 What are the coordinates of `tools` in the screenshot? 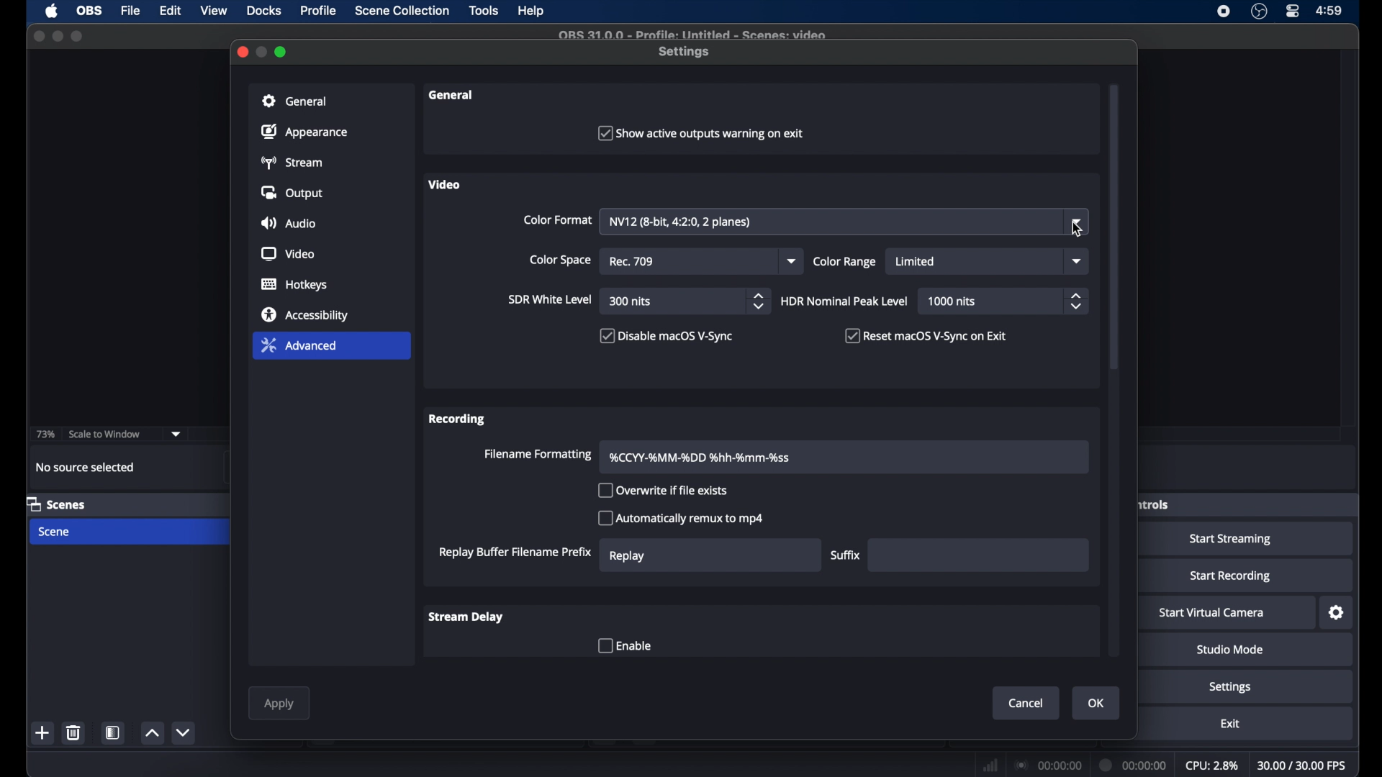 It's located at (484, 10).